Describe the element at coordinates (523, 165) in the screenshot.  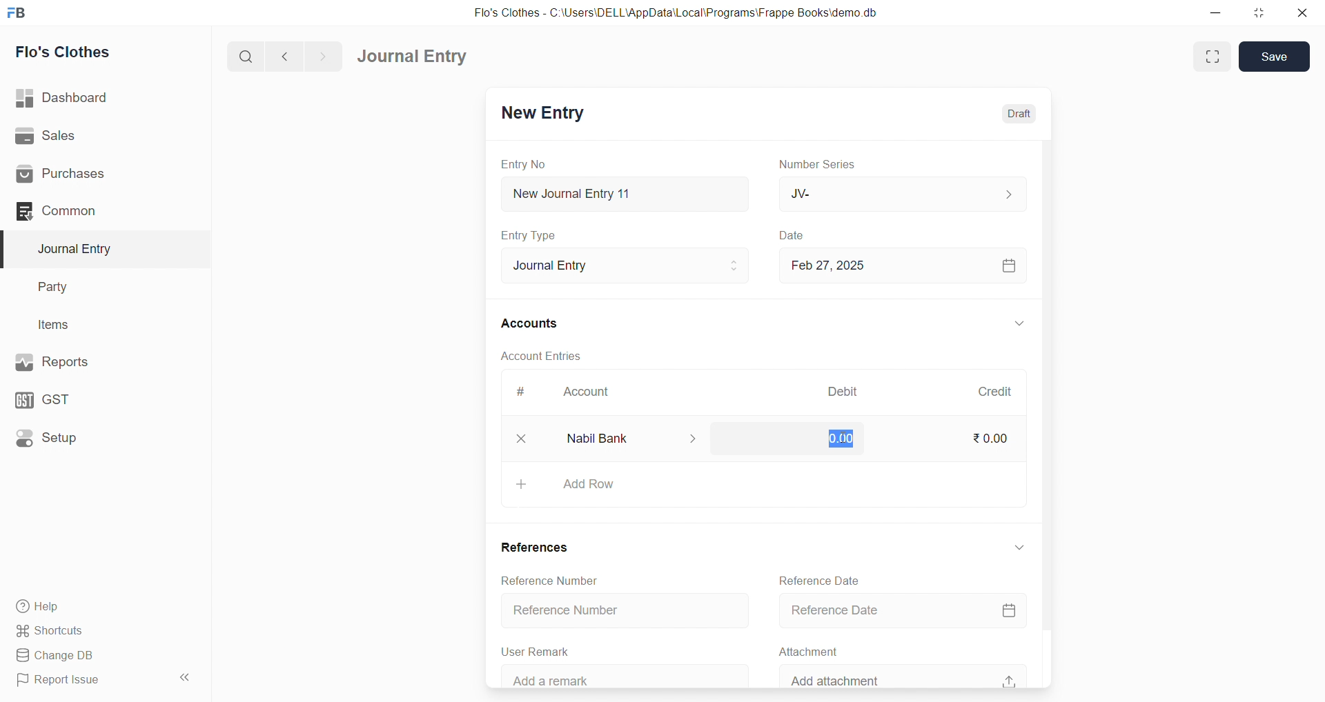
I see `Entry No` at that location.